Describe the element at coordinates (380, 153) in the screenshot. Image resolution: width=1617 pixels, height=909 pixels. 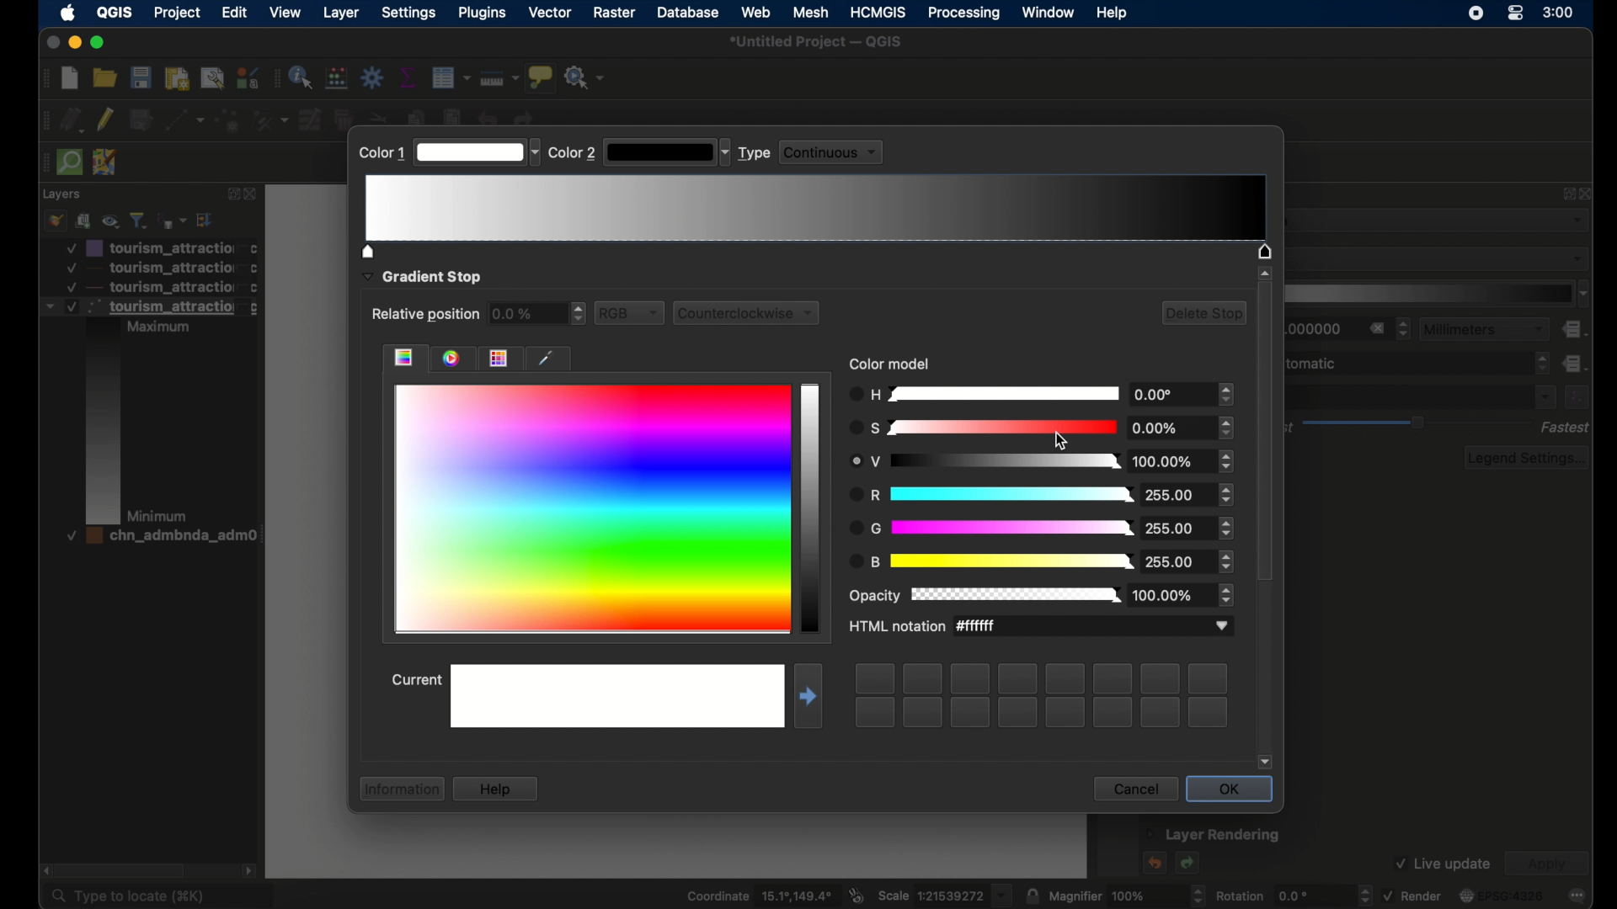
I see `color 1` at that location.